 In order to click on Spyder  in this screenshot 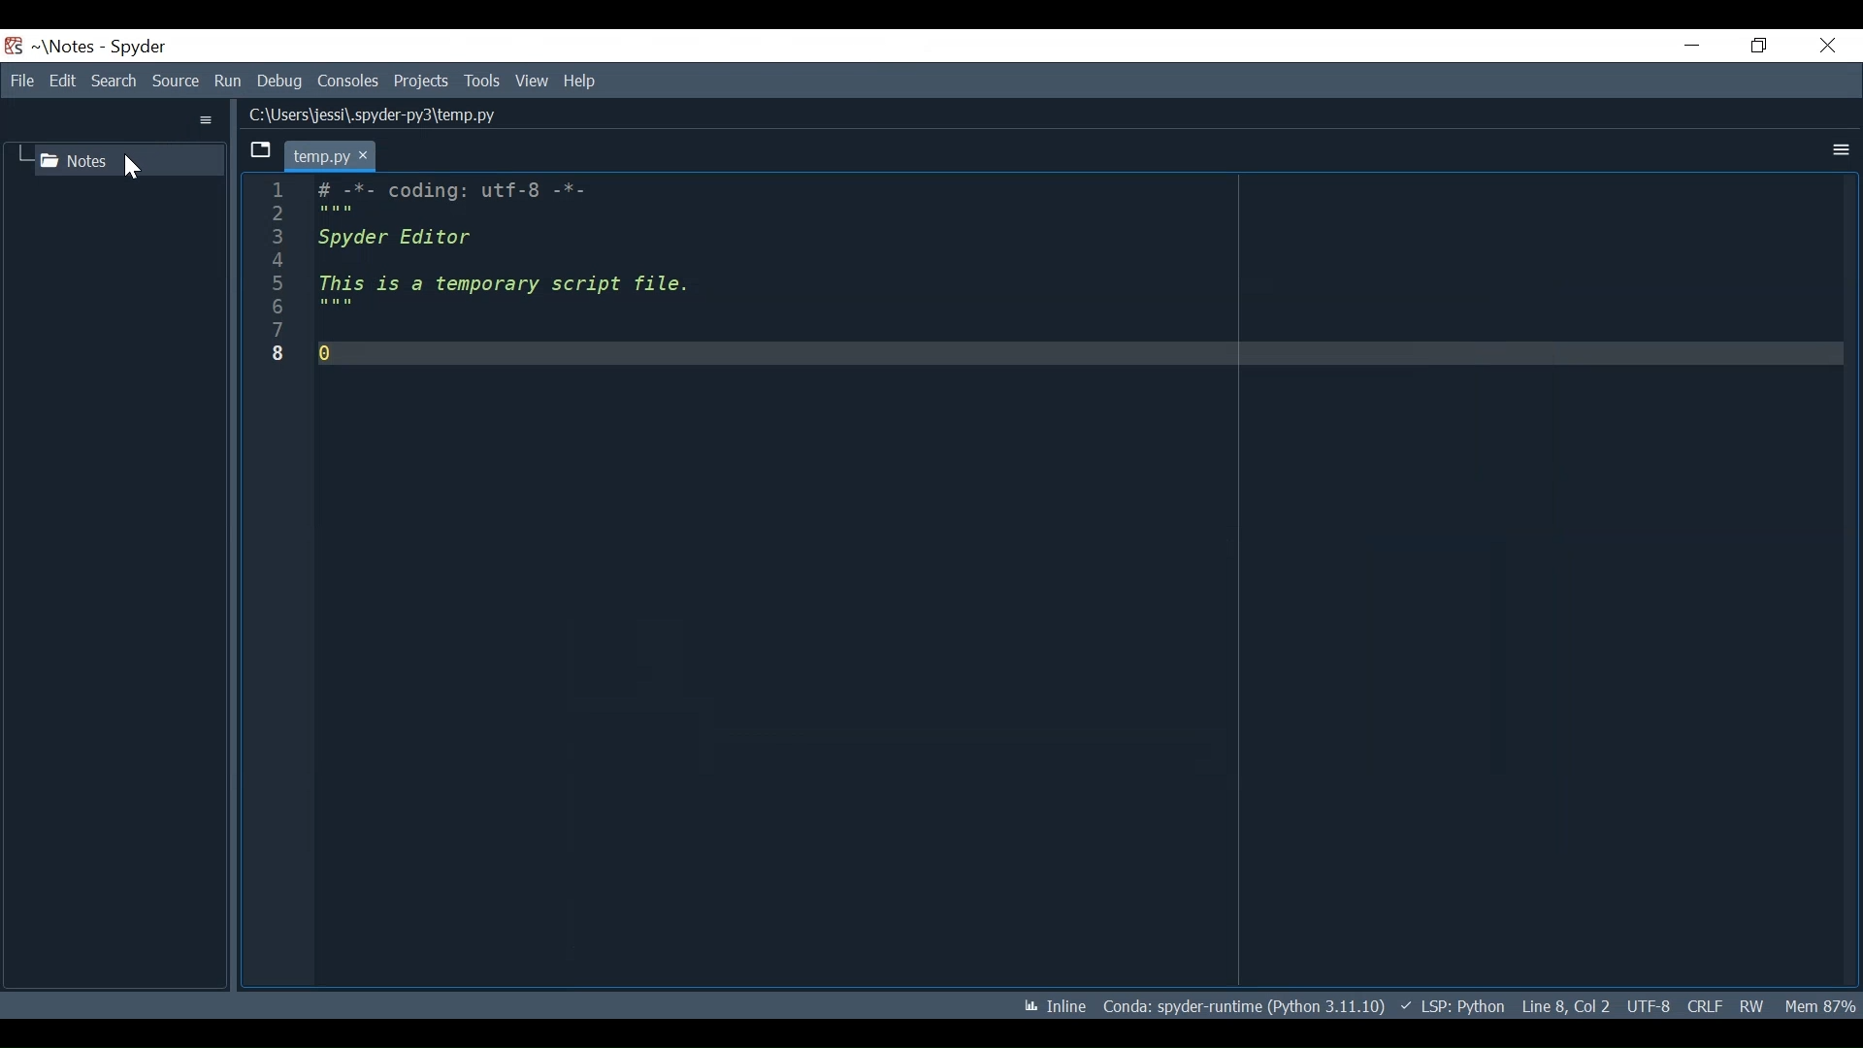, I will do `click(137, 48)`.